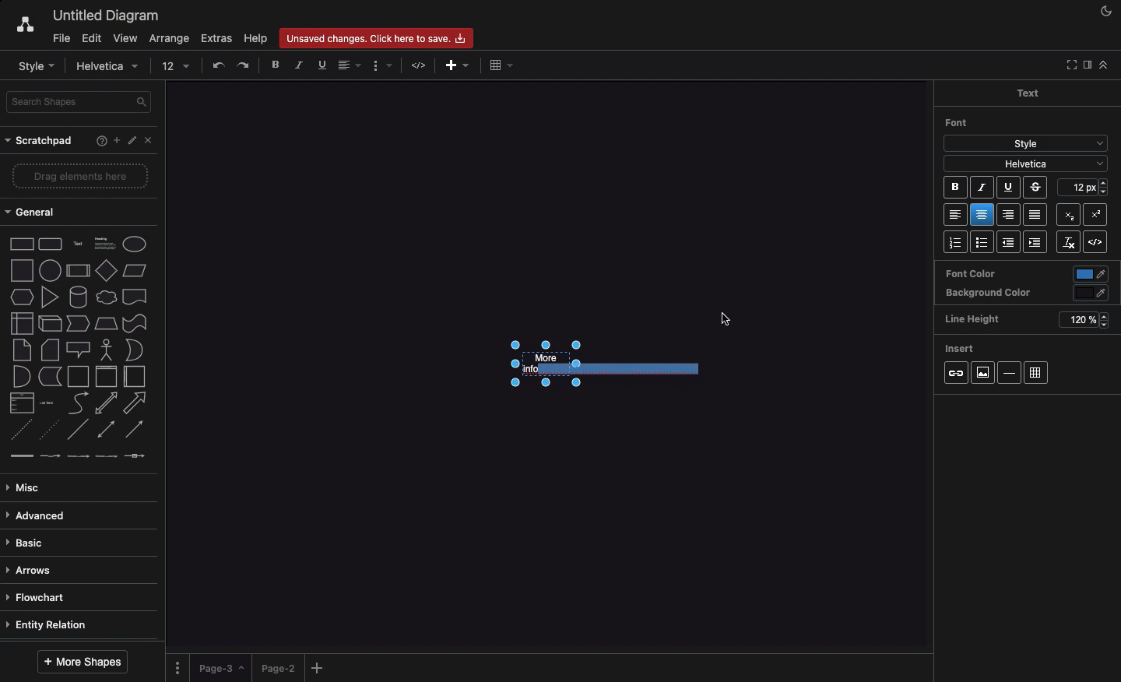  What do you see at coordinates (135, 430) in the screenshot?
I see `directional connector` at bounding box center [135, 430].